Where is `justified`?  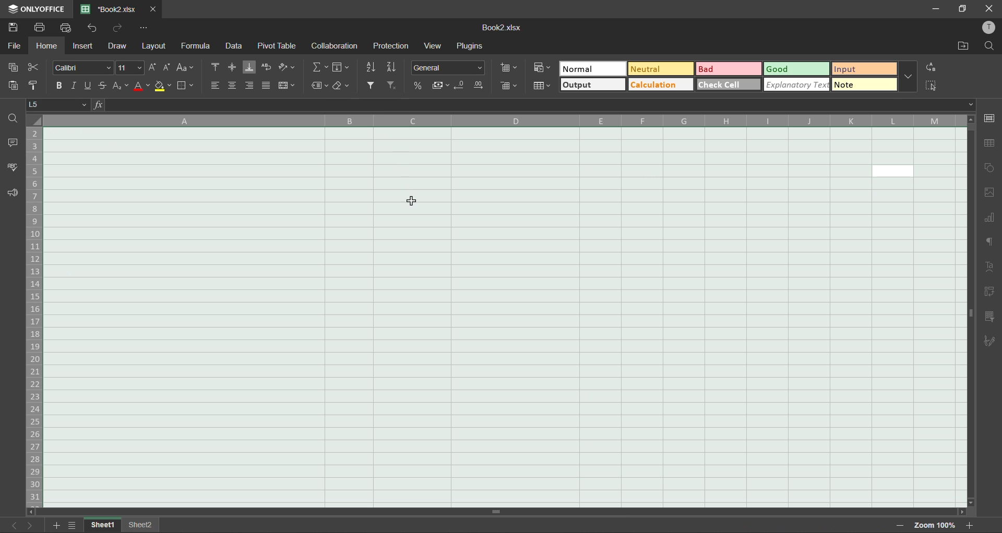
justified is located at coordinates (265, 86).